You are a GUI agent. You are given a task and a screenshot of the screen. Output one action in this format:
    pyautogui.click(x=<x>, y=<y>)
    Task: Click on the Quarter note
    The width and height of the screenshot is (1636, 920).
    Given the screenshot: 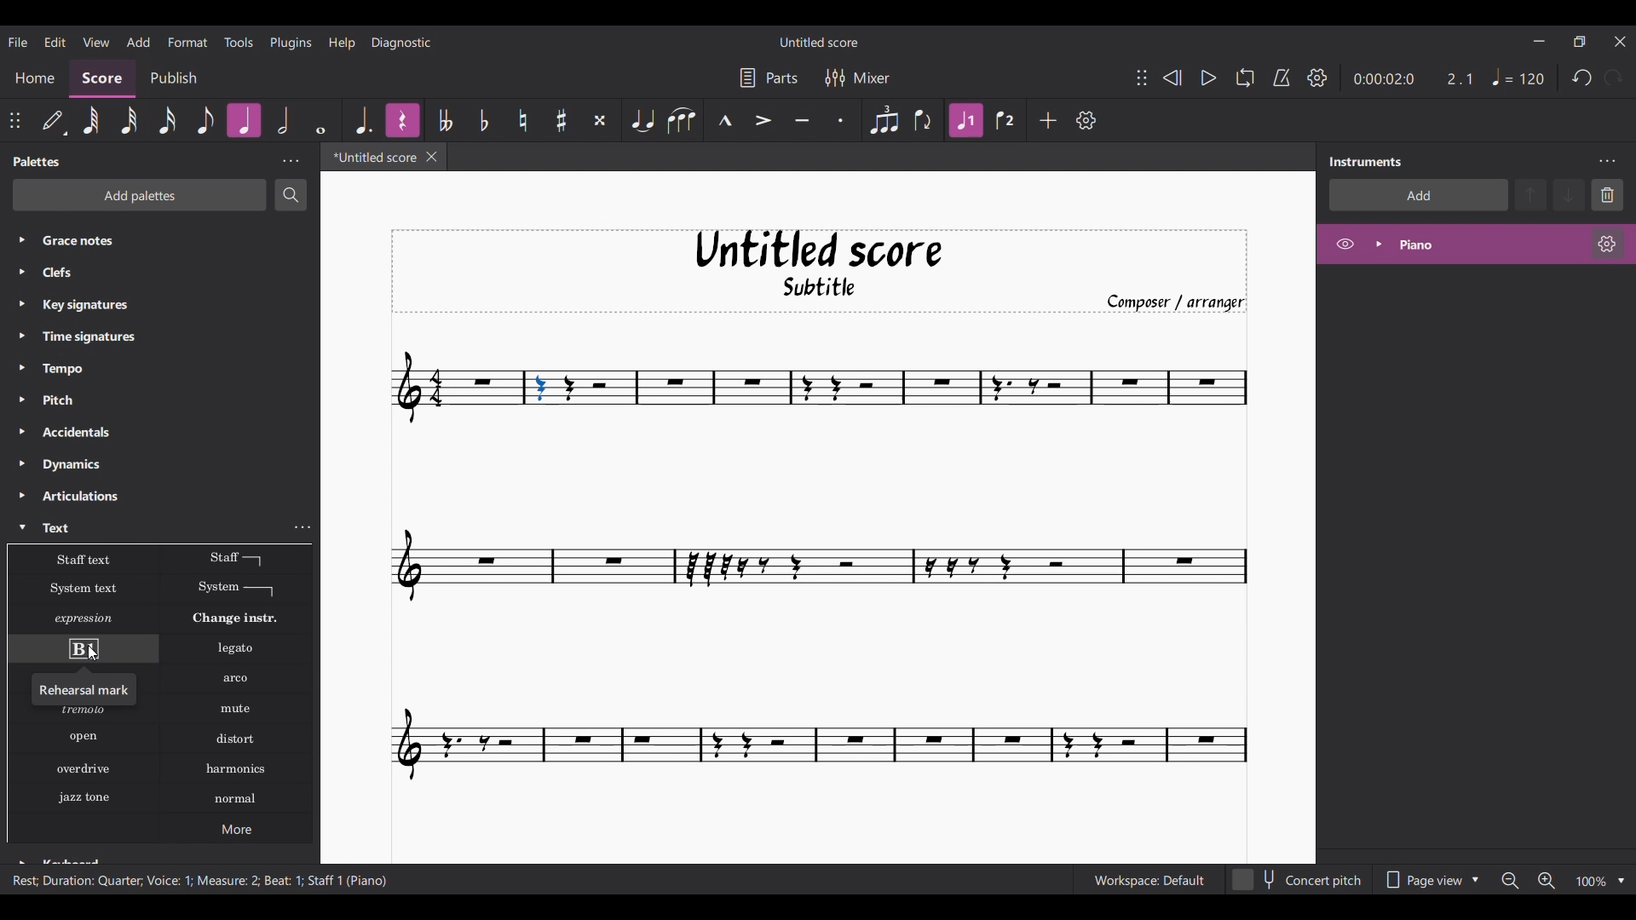 What is the action you would take?
    pyautogui.click(x=1518, y=77)
    